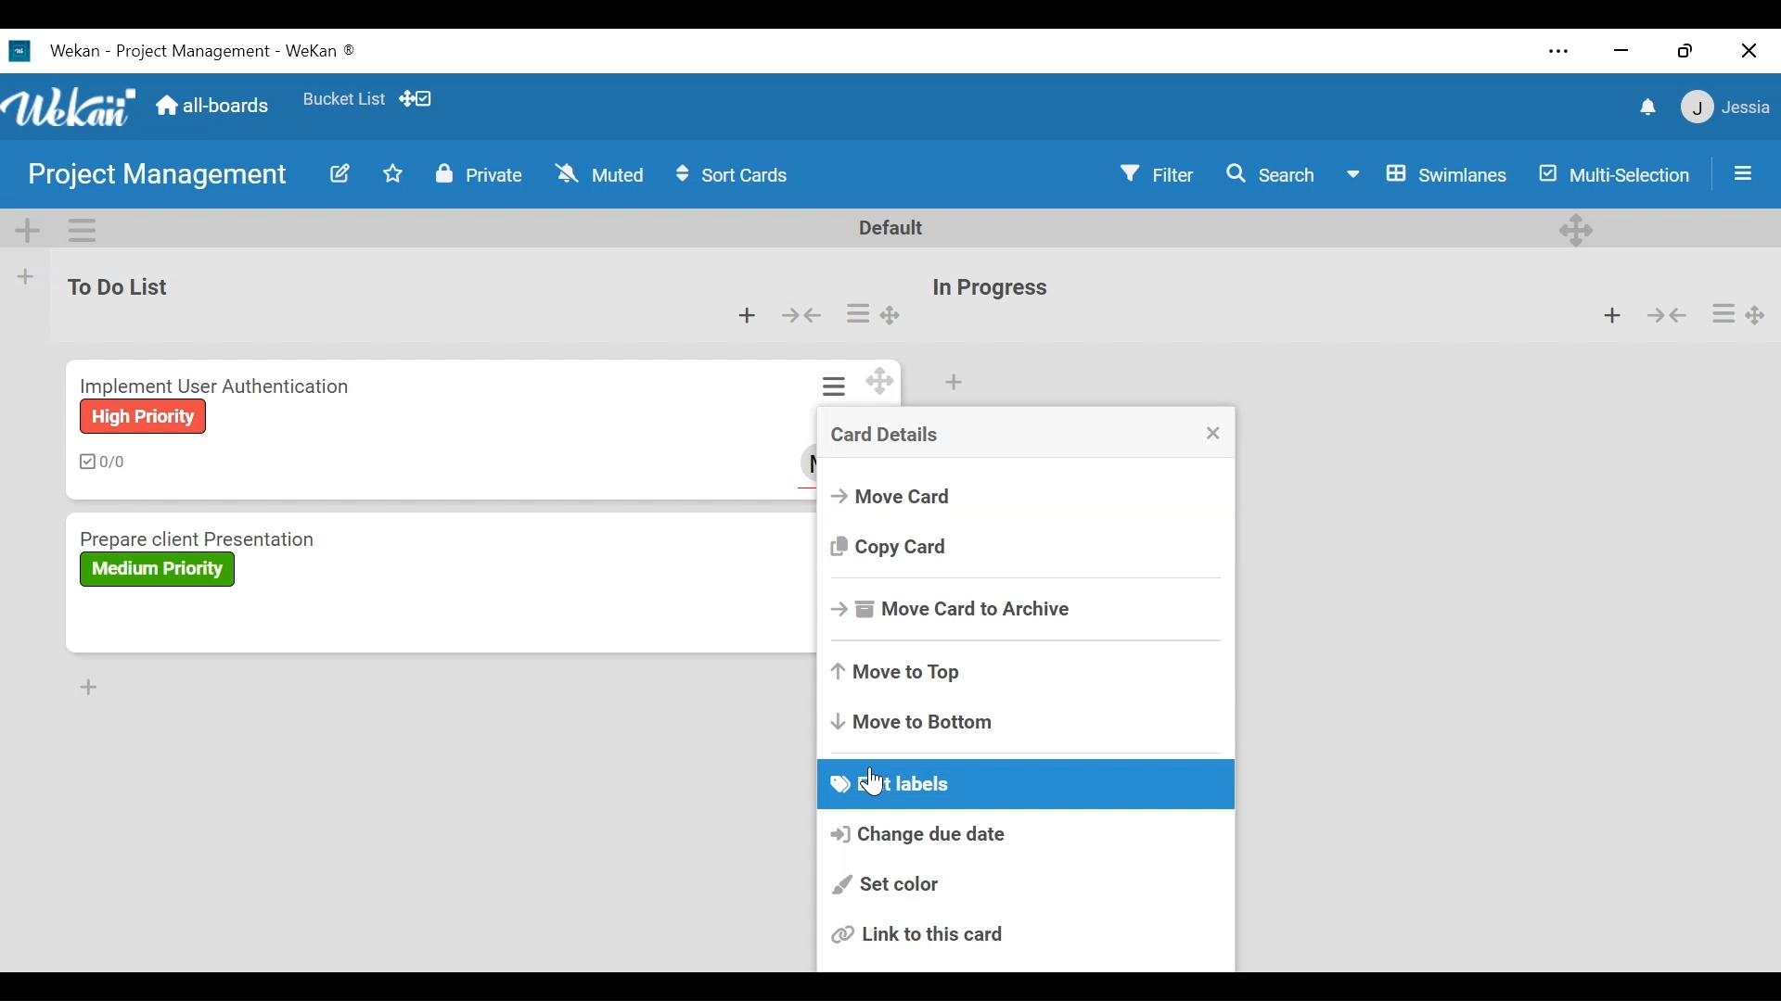 Image resolution: width=1781 pixels, height=1001 pixels. Describe the element at coordinates (70, 105) in the screenshot. I see `Wekan logo` at that location.